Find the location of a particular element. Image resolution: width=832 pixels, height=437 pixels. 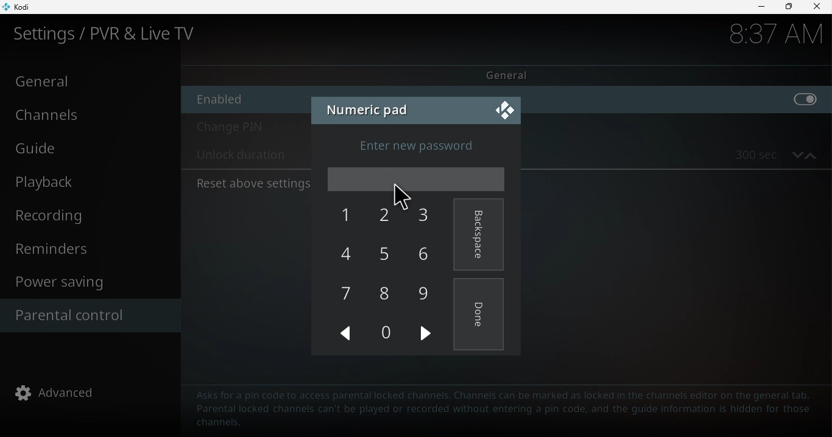

Enter password is located at coordinates (420, 181).